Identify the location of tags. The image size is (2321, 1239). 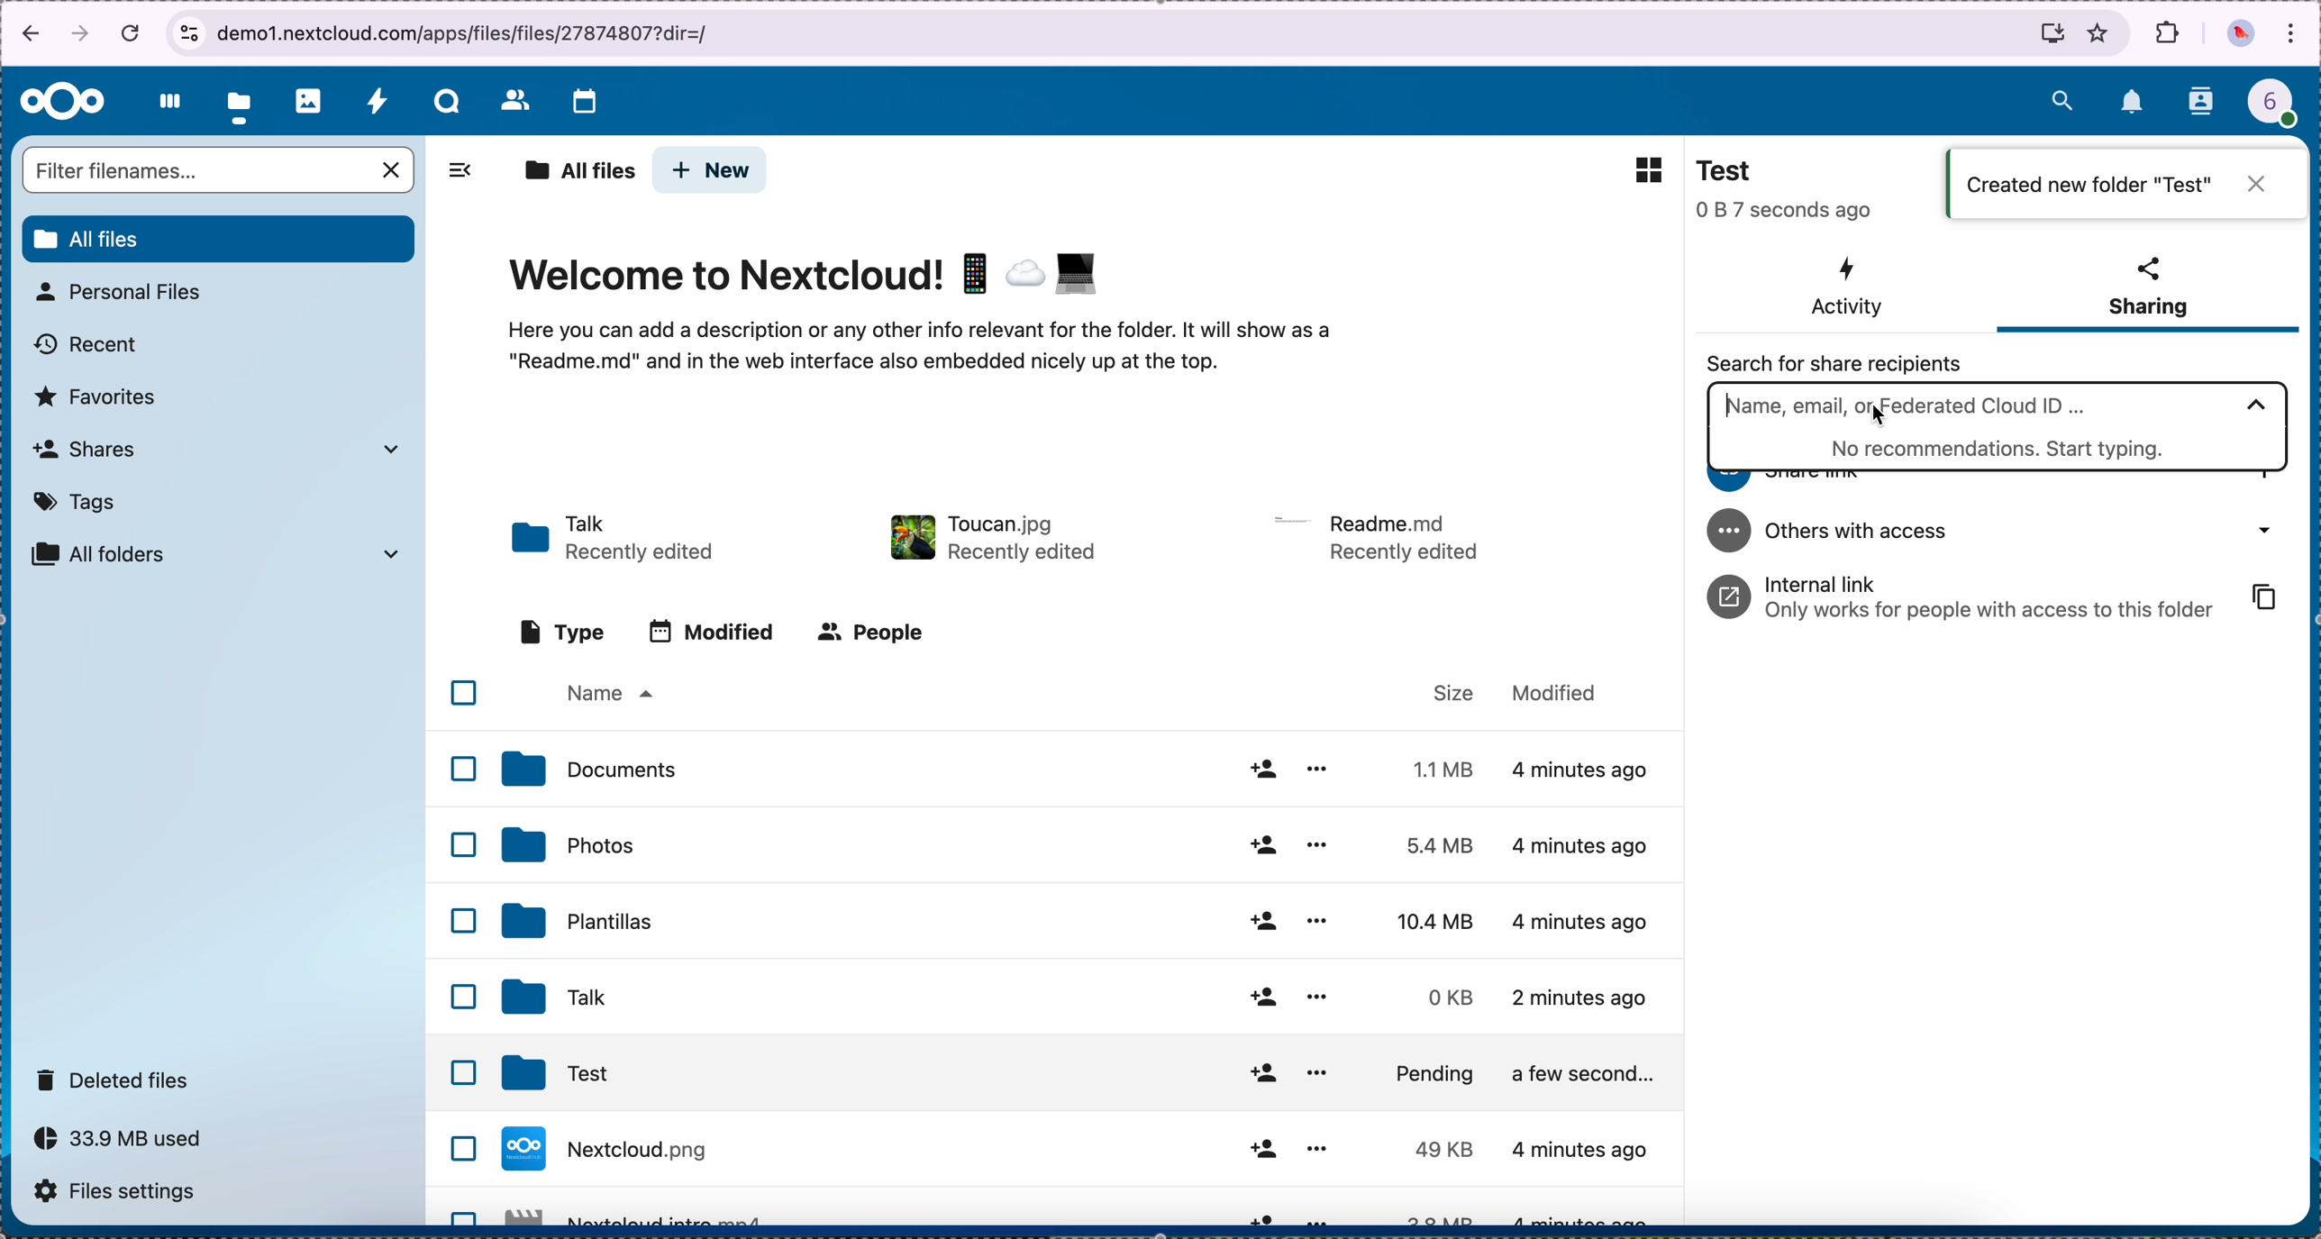
(77, 502).